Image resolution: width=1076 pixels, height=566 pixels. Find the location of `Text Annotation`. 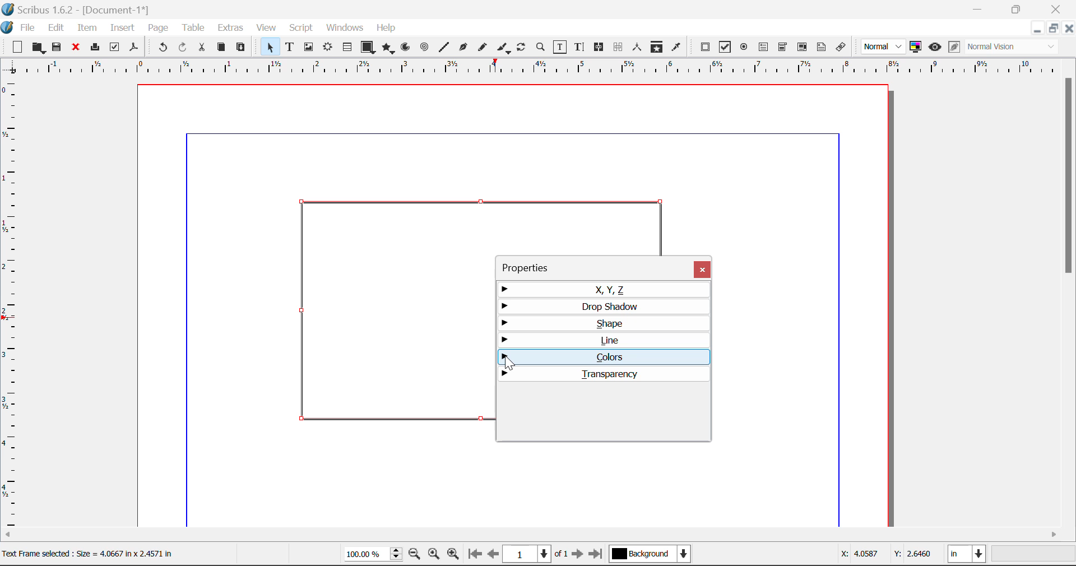

Text Annotation is located at coordinates (822, 47).